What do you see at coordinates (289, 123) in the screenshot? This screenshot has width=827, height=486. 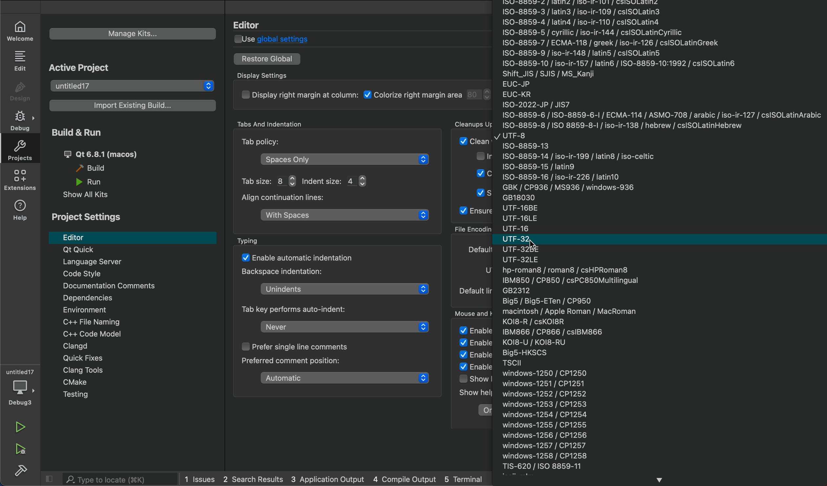 I see `Tabs And Identation` at bounding box center [289, 123].